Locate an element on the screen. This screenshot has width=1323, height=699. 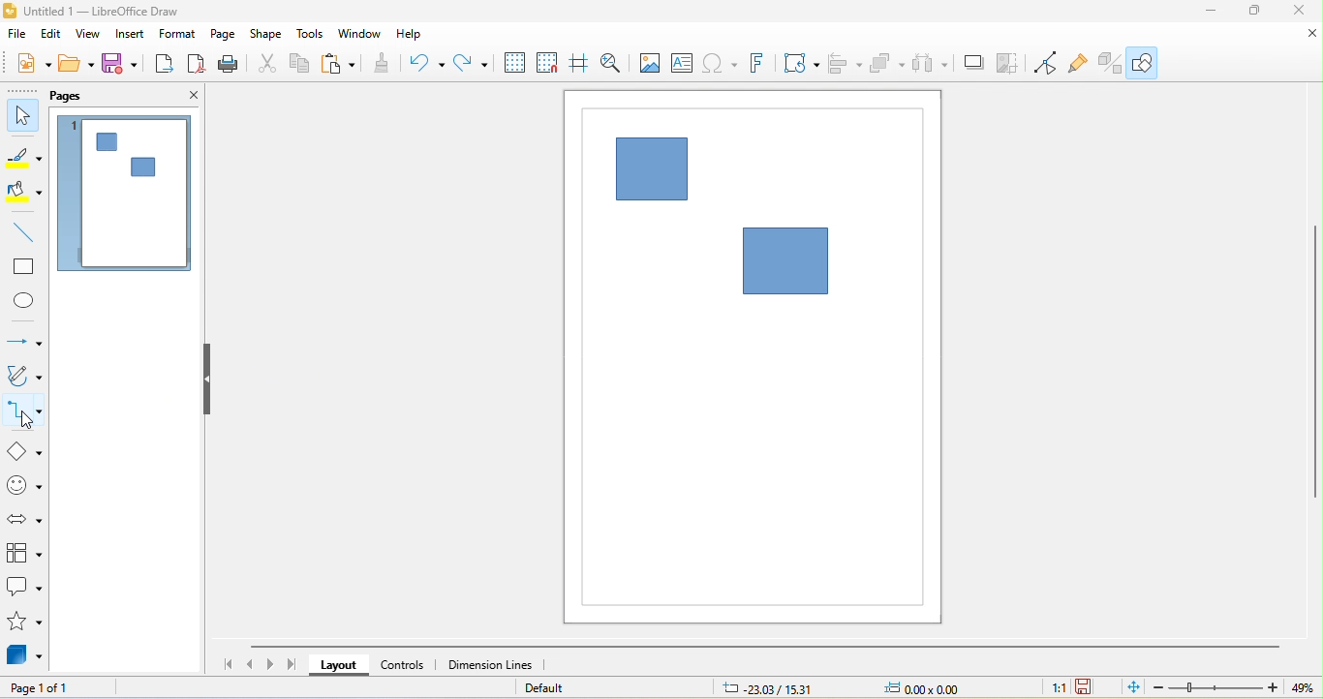
toggle point edit mode is located at coordinates (1050, 62).